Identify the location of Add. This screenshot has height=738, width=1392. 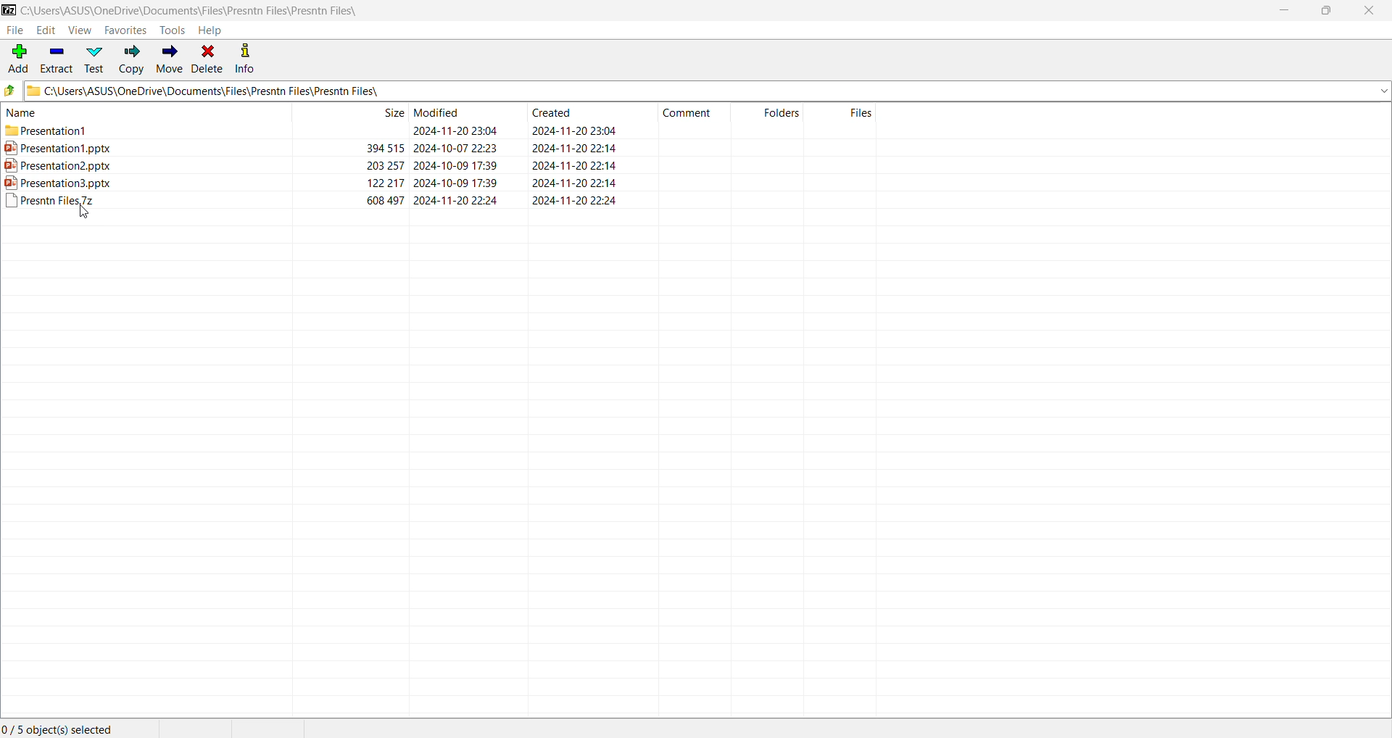
(17, 60).